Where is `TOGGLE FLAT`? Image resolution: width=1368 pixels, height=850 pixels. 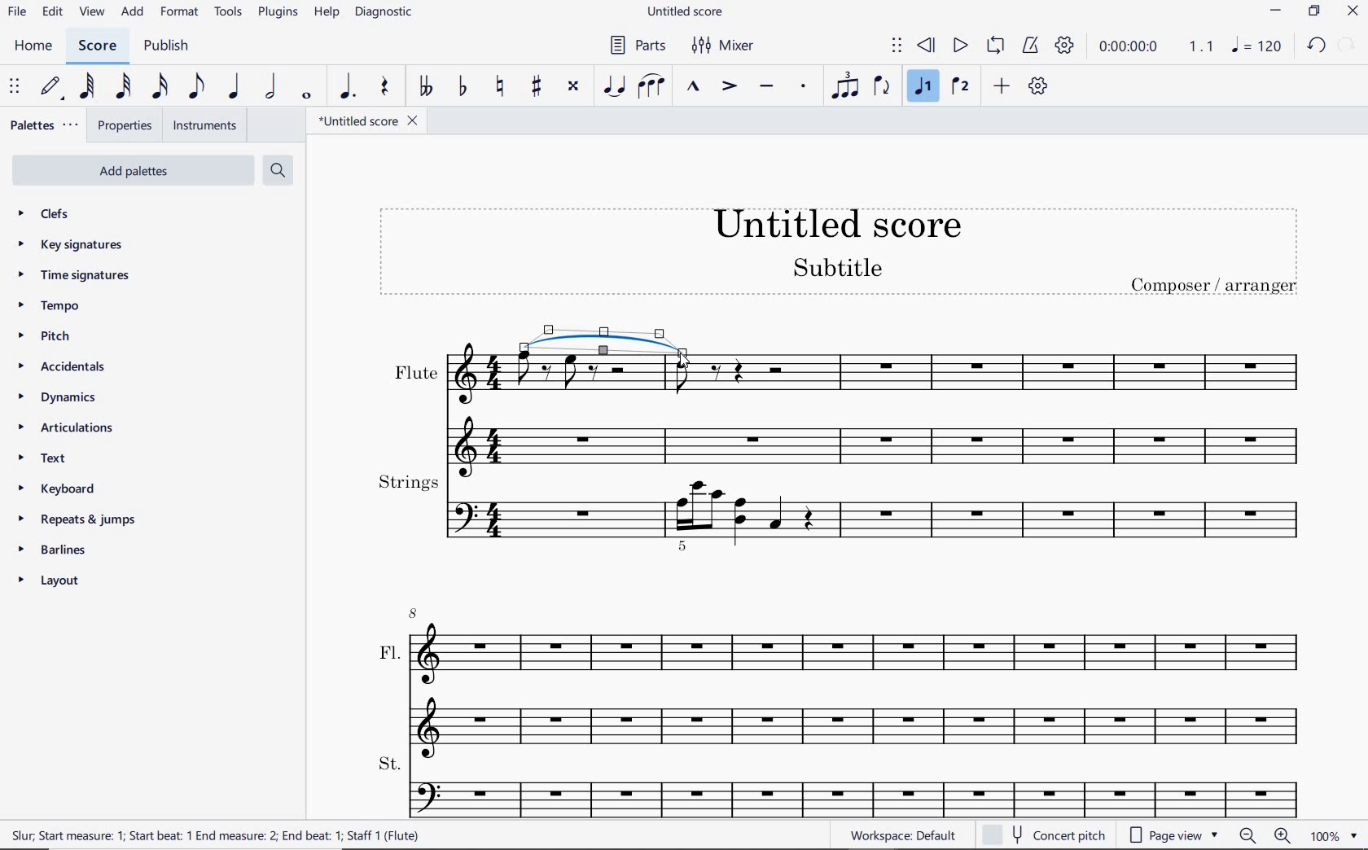
TOGGLE FLAT is located at coordinates (462, 89).